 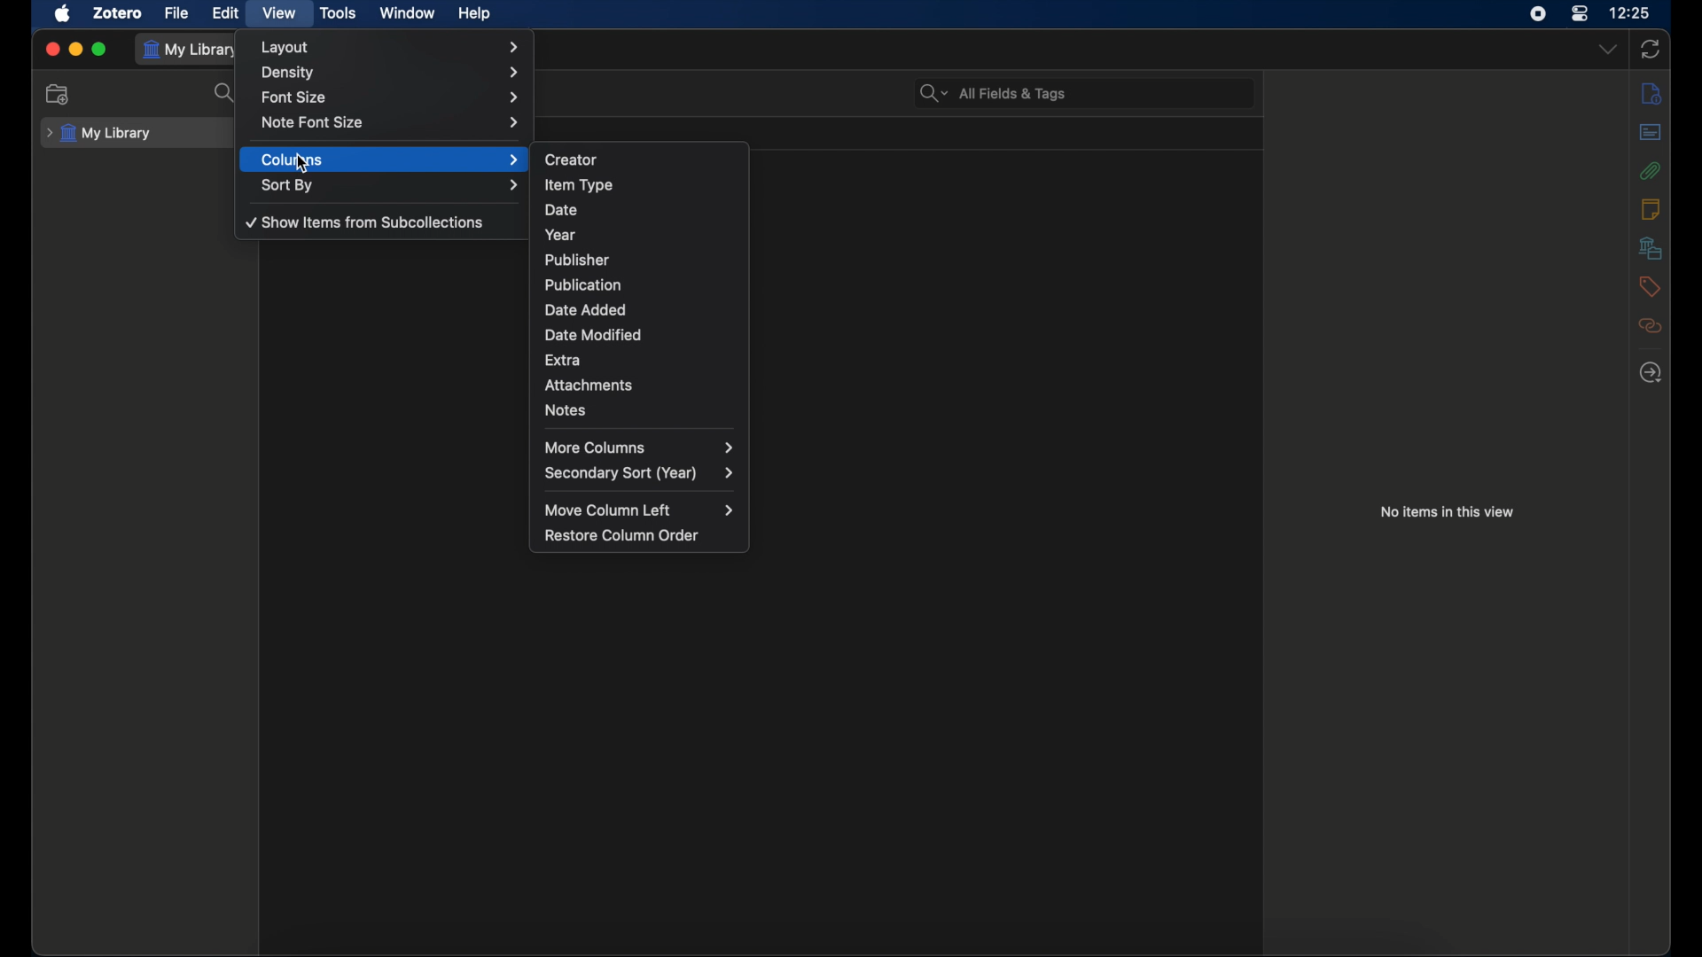 What do you see at coordinates (640, 474) in the screenshot?
I see `secondary sort` at bounding box center [640, 474].